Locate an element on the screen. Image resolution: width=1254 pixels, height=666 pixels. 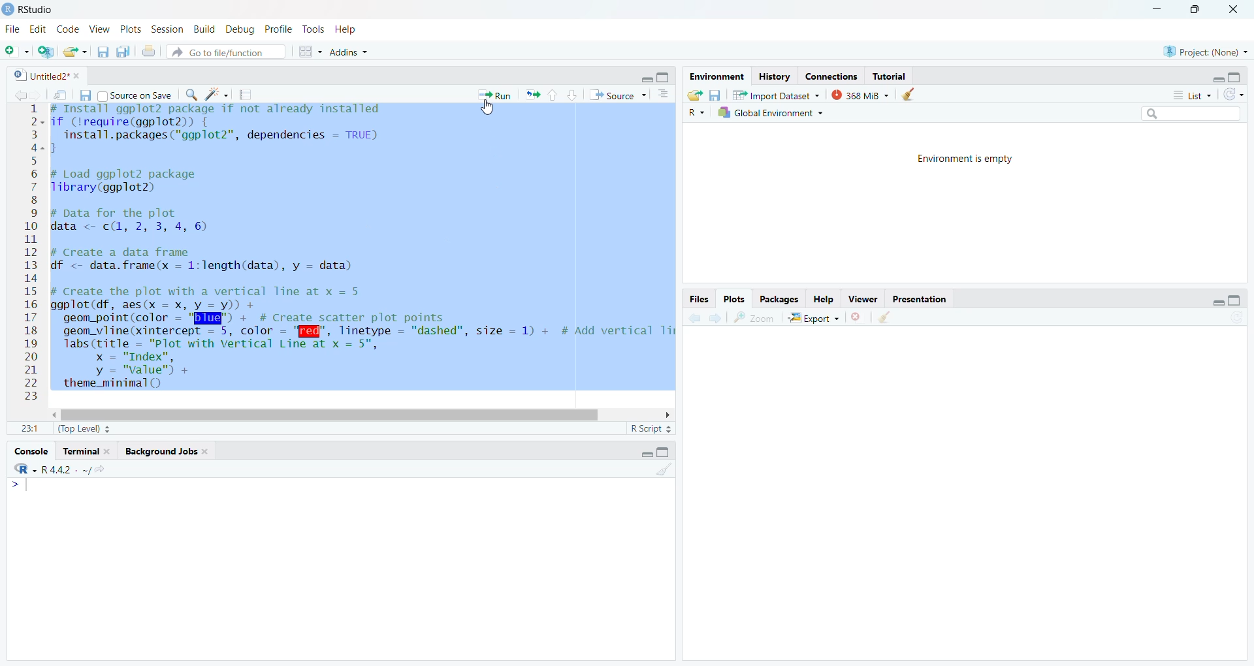
cursor is located at coordinates (489, 108).